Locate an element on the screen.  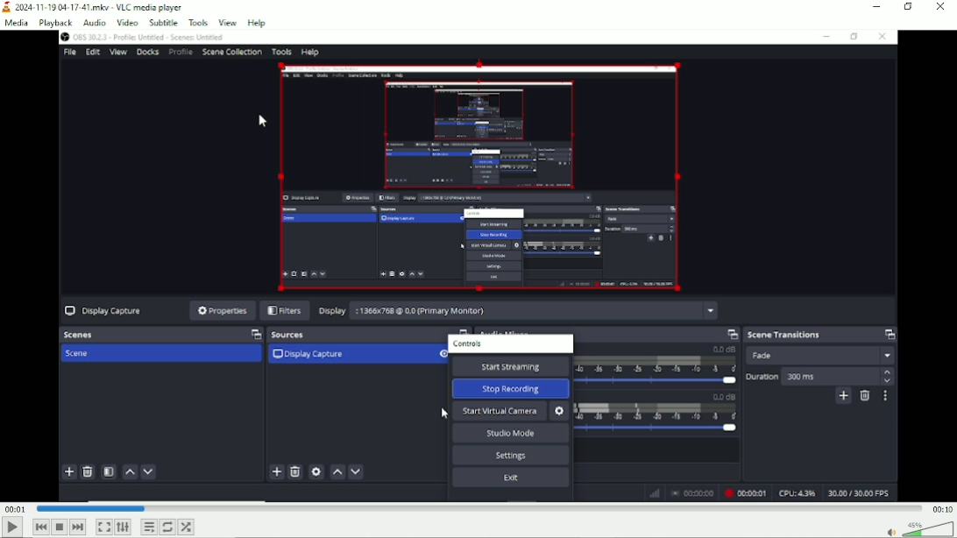
Video is located at coordinates (479, 266).